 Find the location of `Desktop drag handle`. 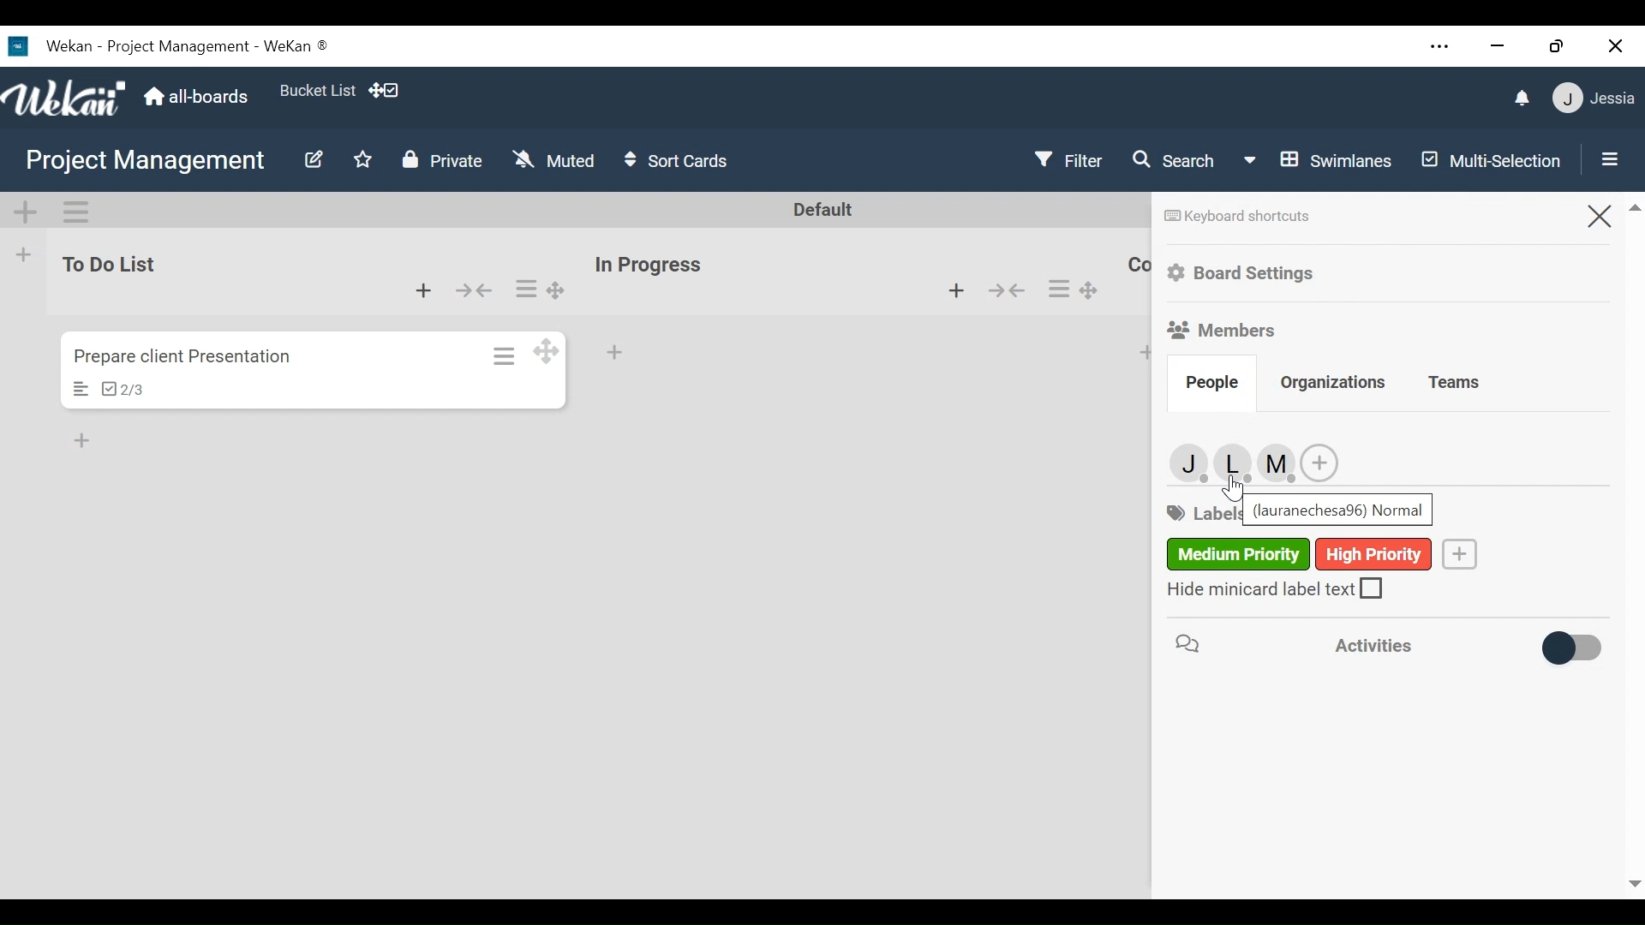

Desktop drag handle is located at coordinates (1093, 290).